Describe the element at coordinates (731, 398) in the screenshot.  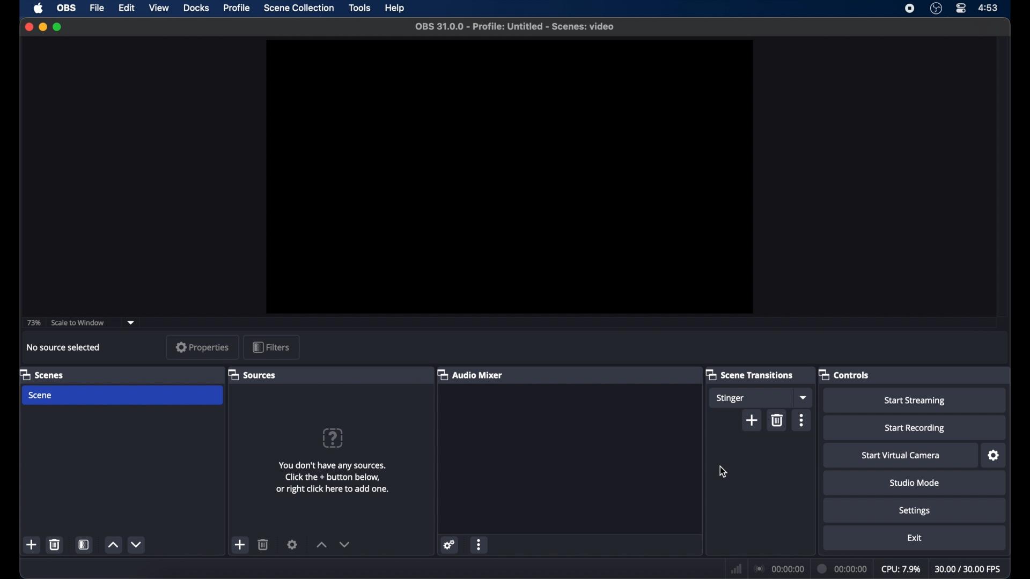
I see `stinger` at that location.